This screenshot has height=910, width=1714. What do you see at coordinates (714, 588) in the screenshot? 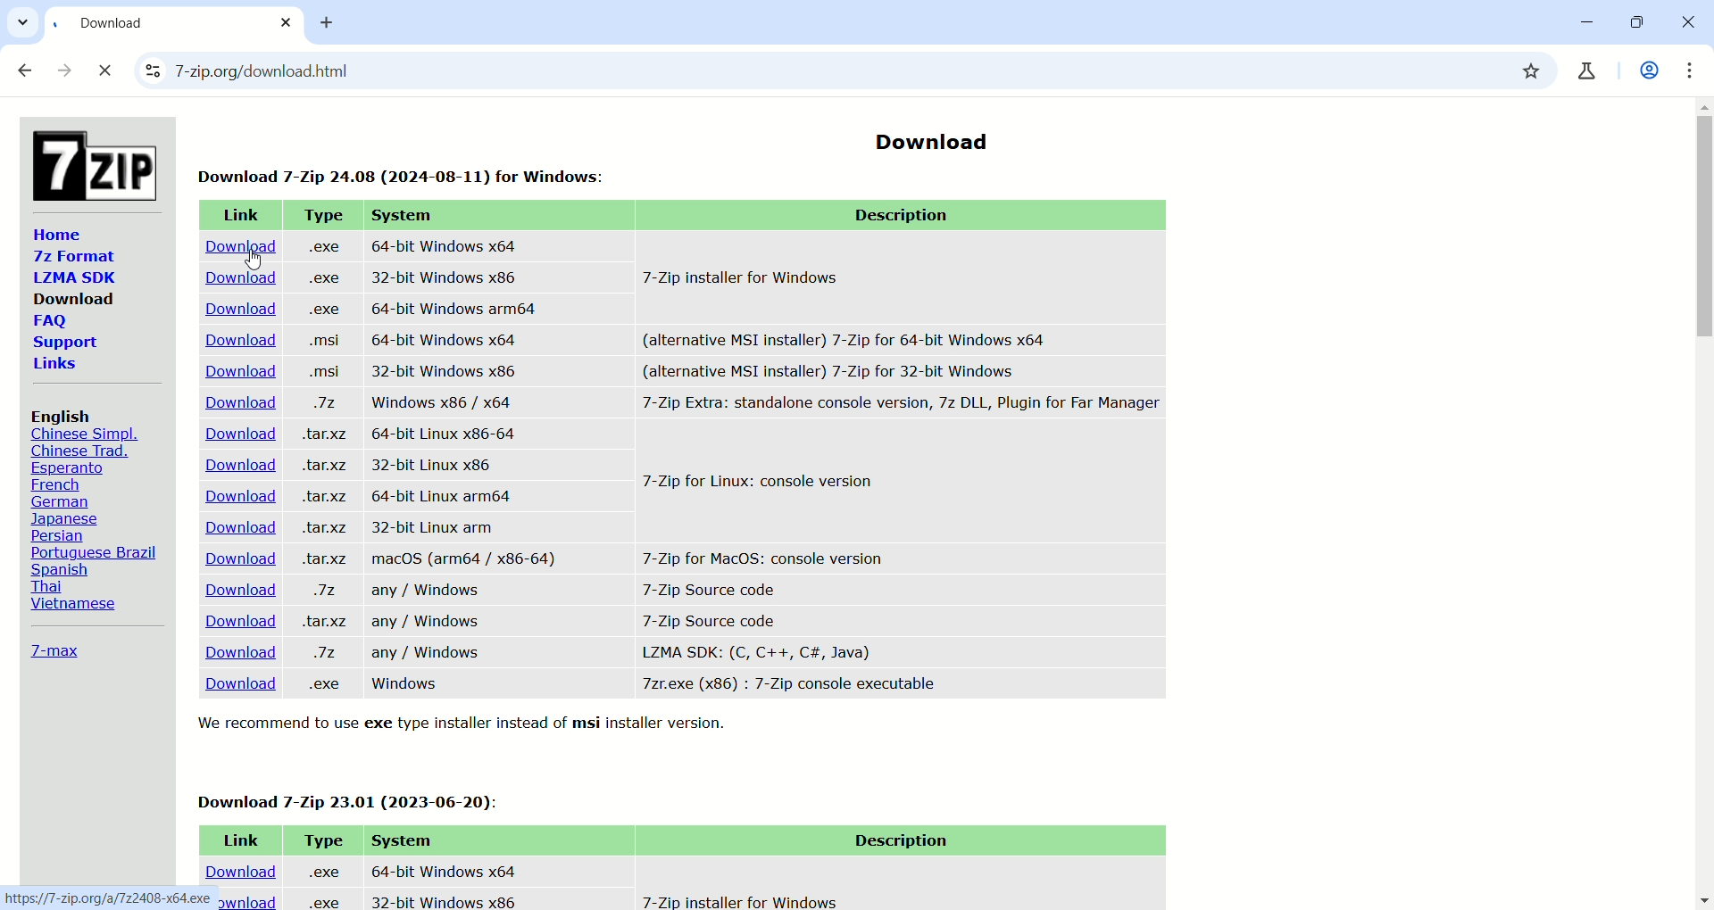
I see `7-Zip Source code` at bounding box center [714, 588].